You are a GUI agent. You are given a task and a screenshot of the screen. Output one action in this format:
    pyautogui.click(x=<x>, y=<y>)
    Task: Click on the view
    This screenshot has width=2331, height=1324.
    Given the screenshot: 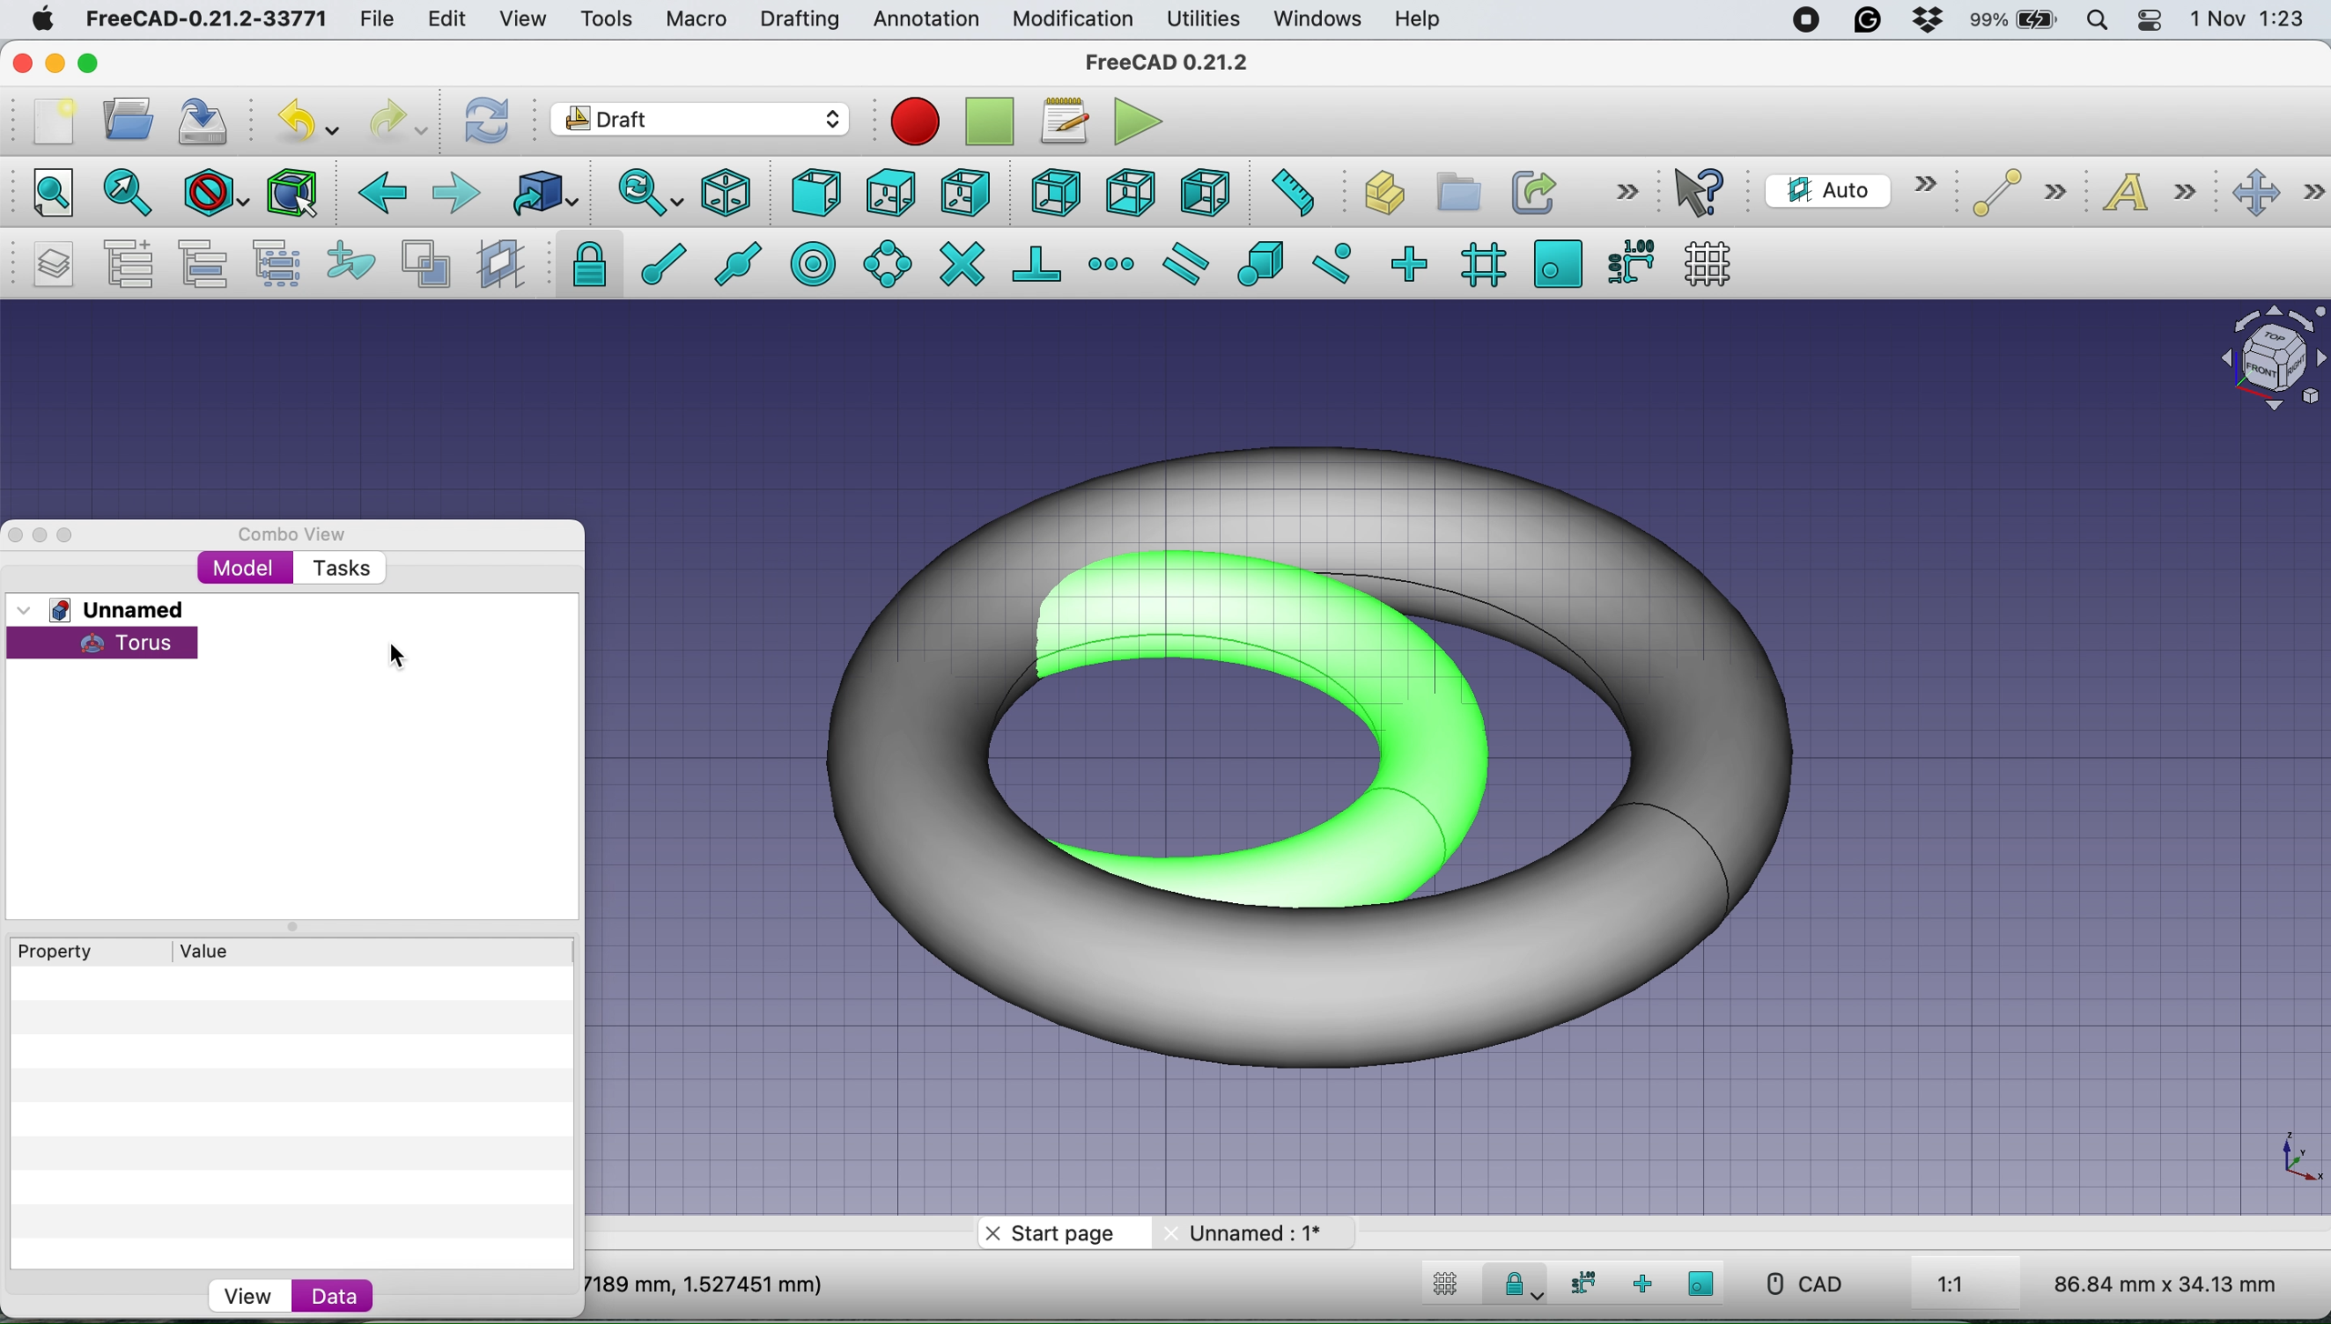 What is the action you would take?
    pyautogui.click(x=522, y=21)
    